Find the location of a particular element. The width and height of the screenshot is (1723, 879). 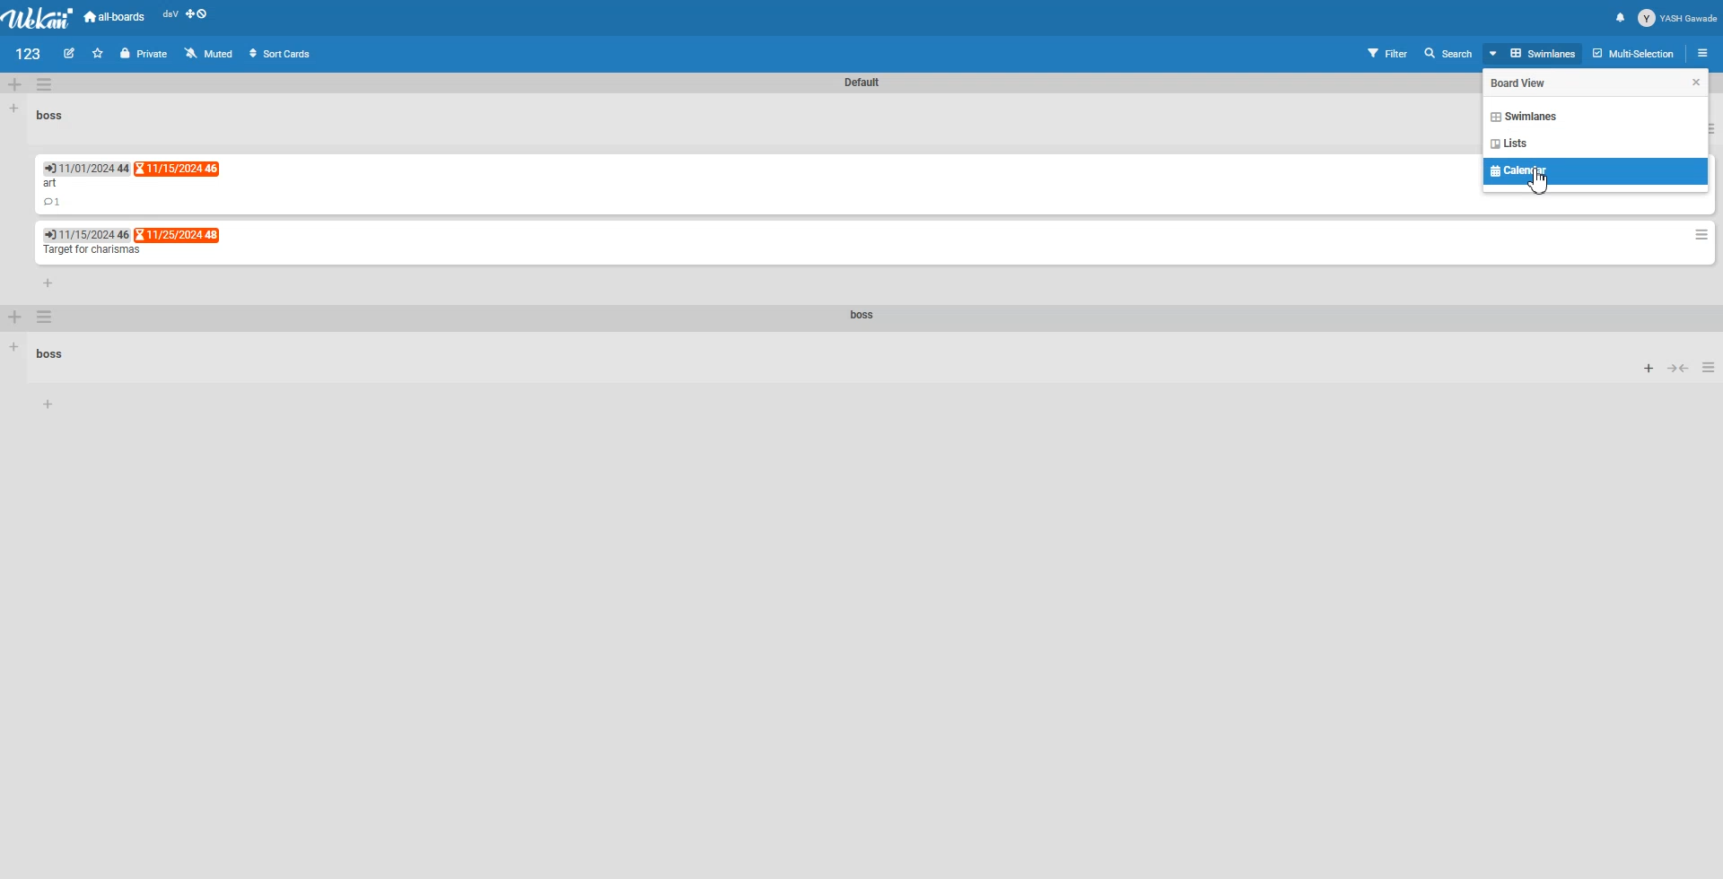

Click to star this board is located at coordinates (98, 53).